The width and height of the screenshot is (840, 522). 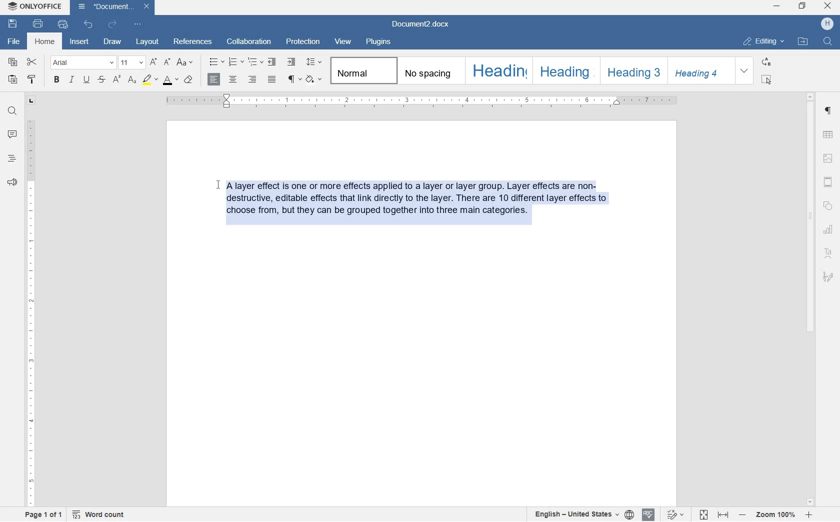 What do you see at coordinates (87, 80) in the screenshot?
I see `underline` at bounding box center [87, 80].